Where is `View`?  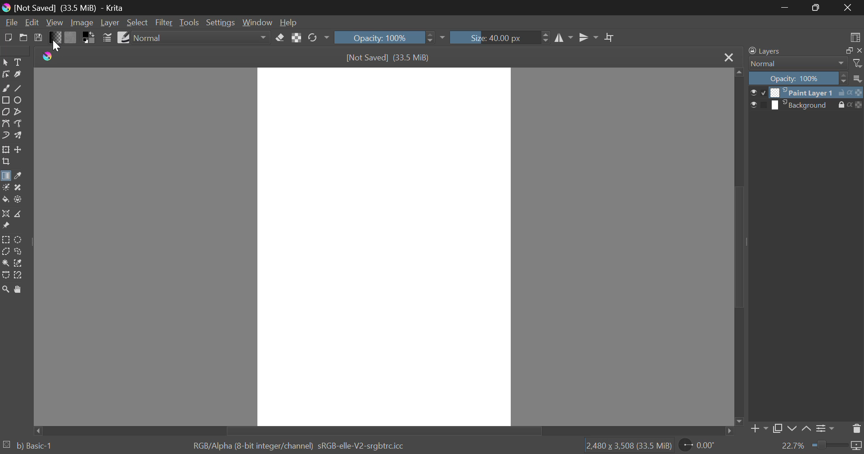 View is located at coordinates (55, 23).